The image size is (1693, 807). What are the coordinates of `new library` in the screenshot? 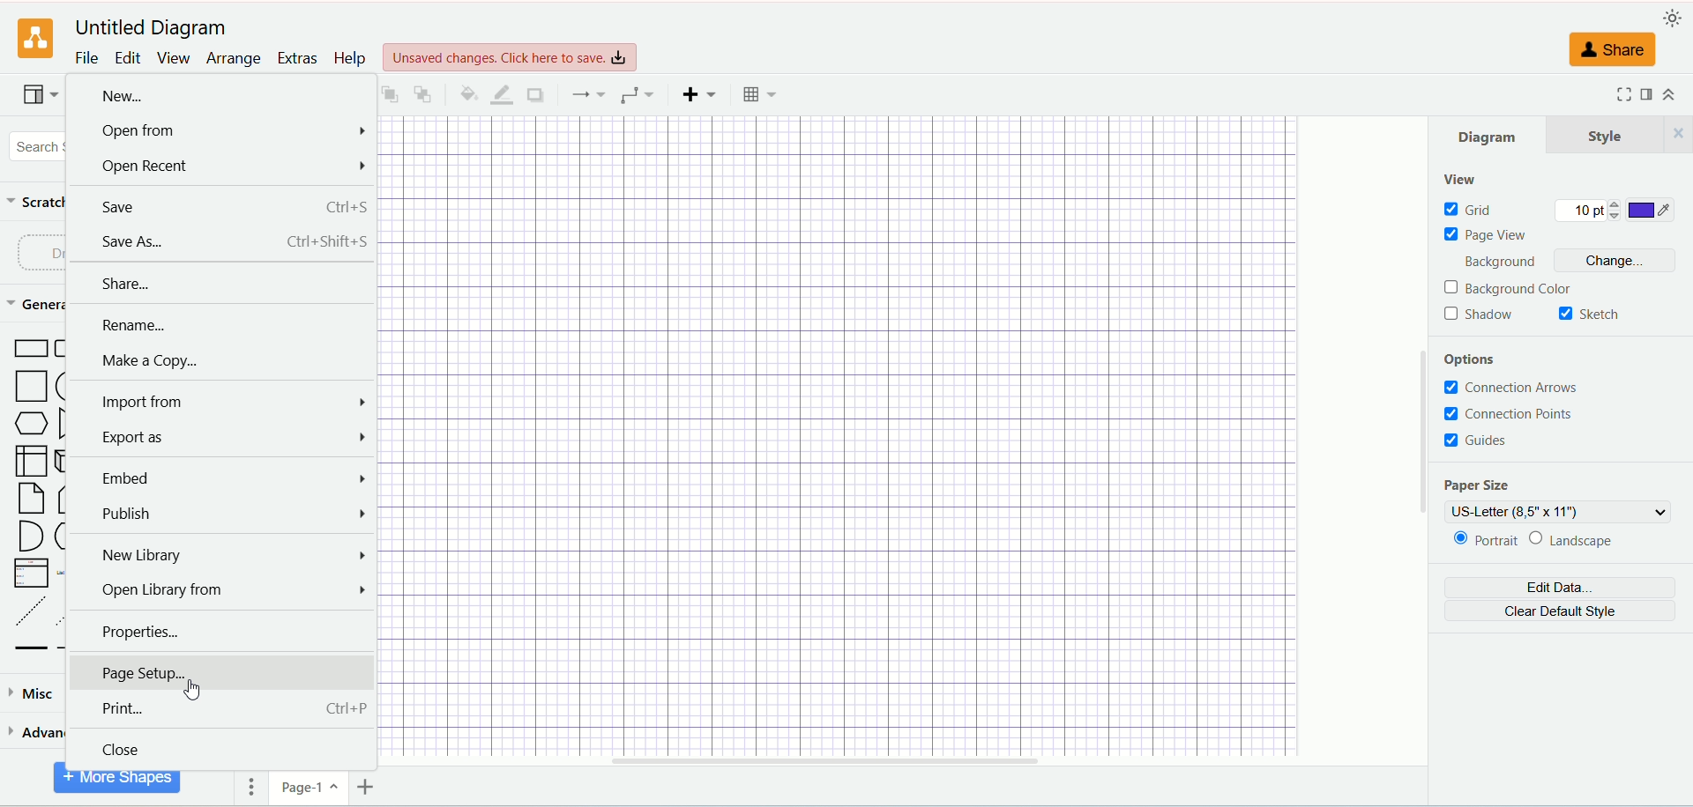 It's located at (223, 554).